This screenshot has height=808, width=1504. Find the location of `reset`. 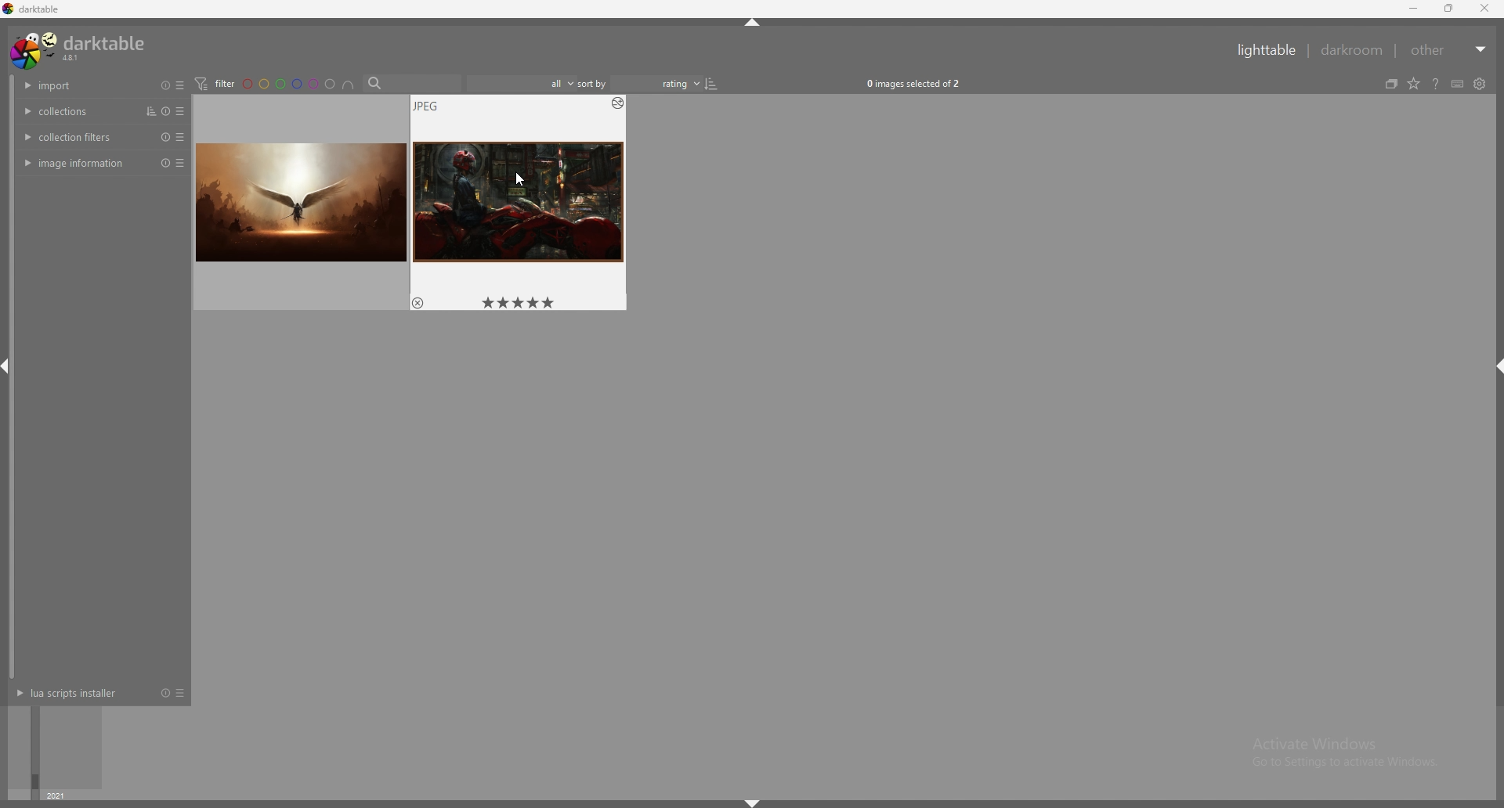

reset is located at coordinates (167, 111).